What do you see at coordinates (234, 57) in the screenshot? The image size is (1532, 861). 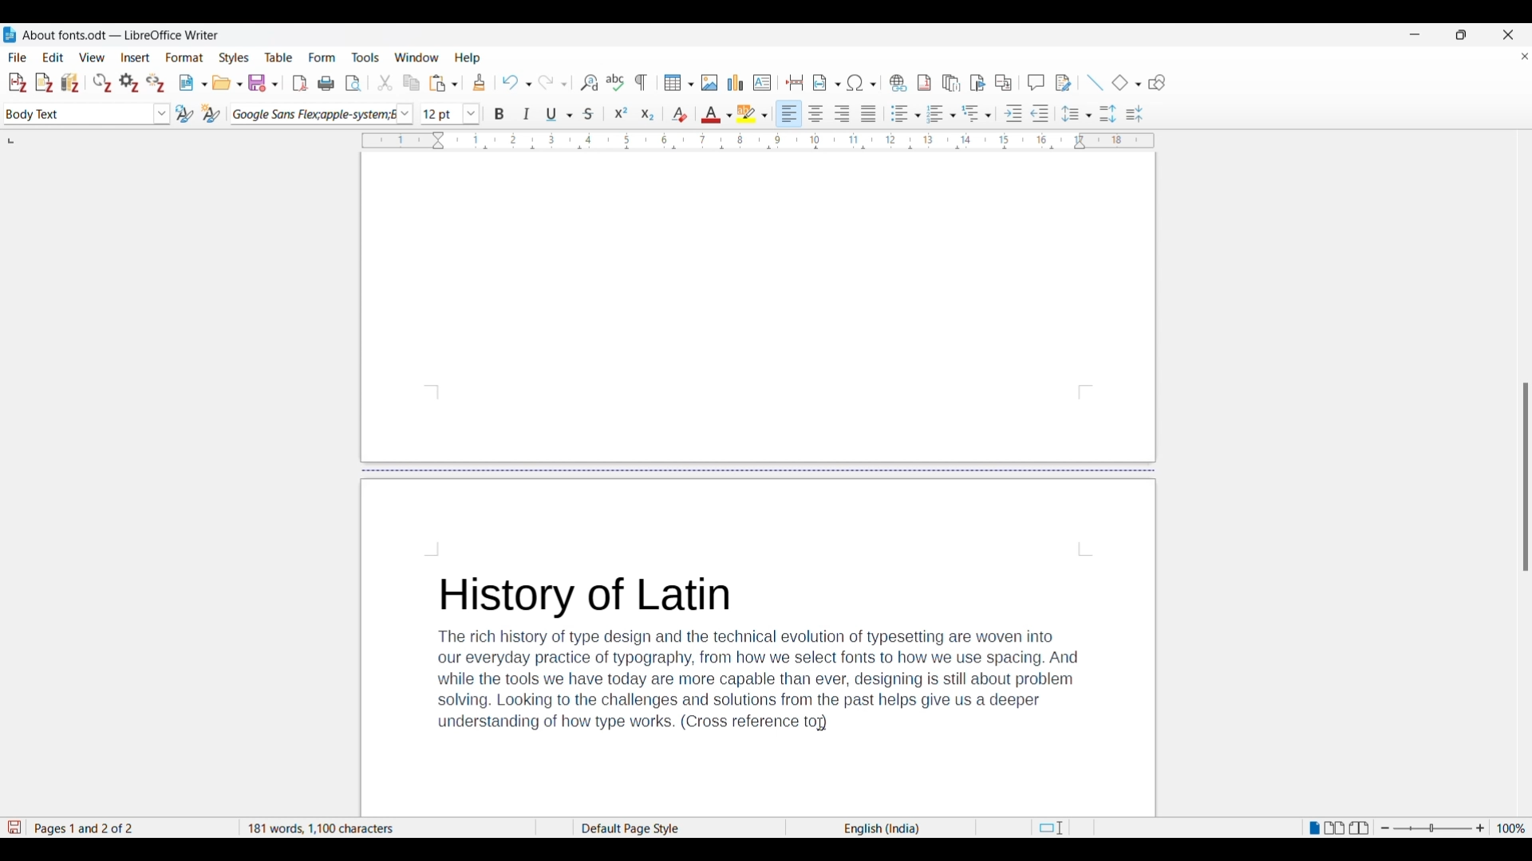 I see `Styles menu` at bounding box center [234, 57].